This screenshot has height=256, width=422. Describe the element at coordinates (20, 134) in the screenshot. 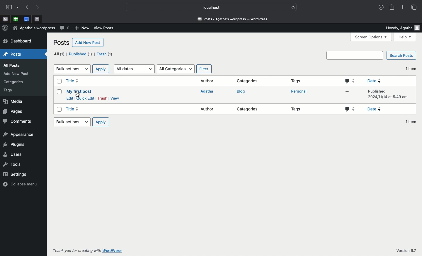

I see `Appearance` at that location.